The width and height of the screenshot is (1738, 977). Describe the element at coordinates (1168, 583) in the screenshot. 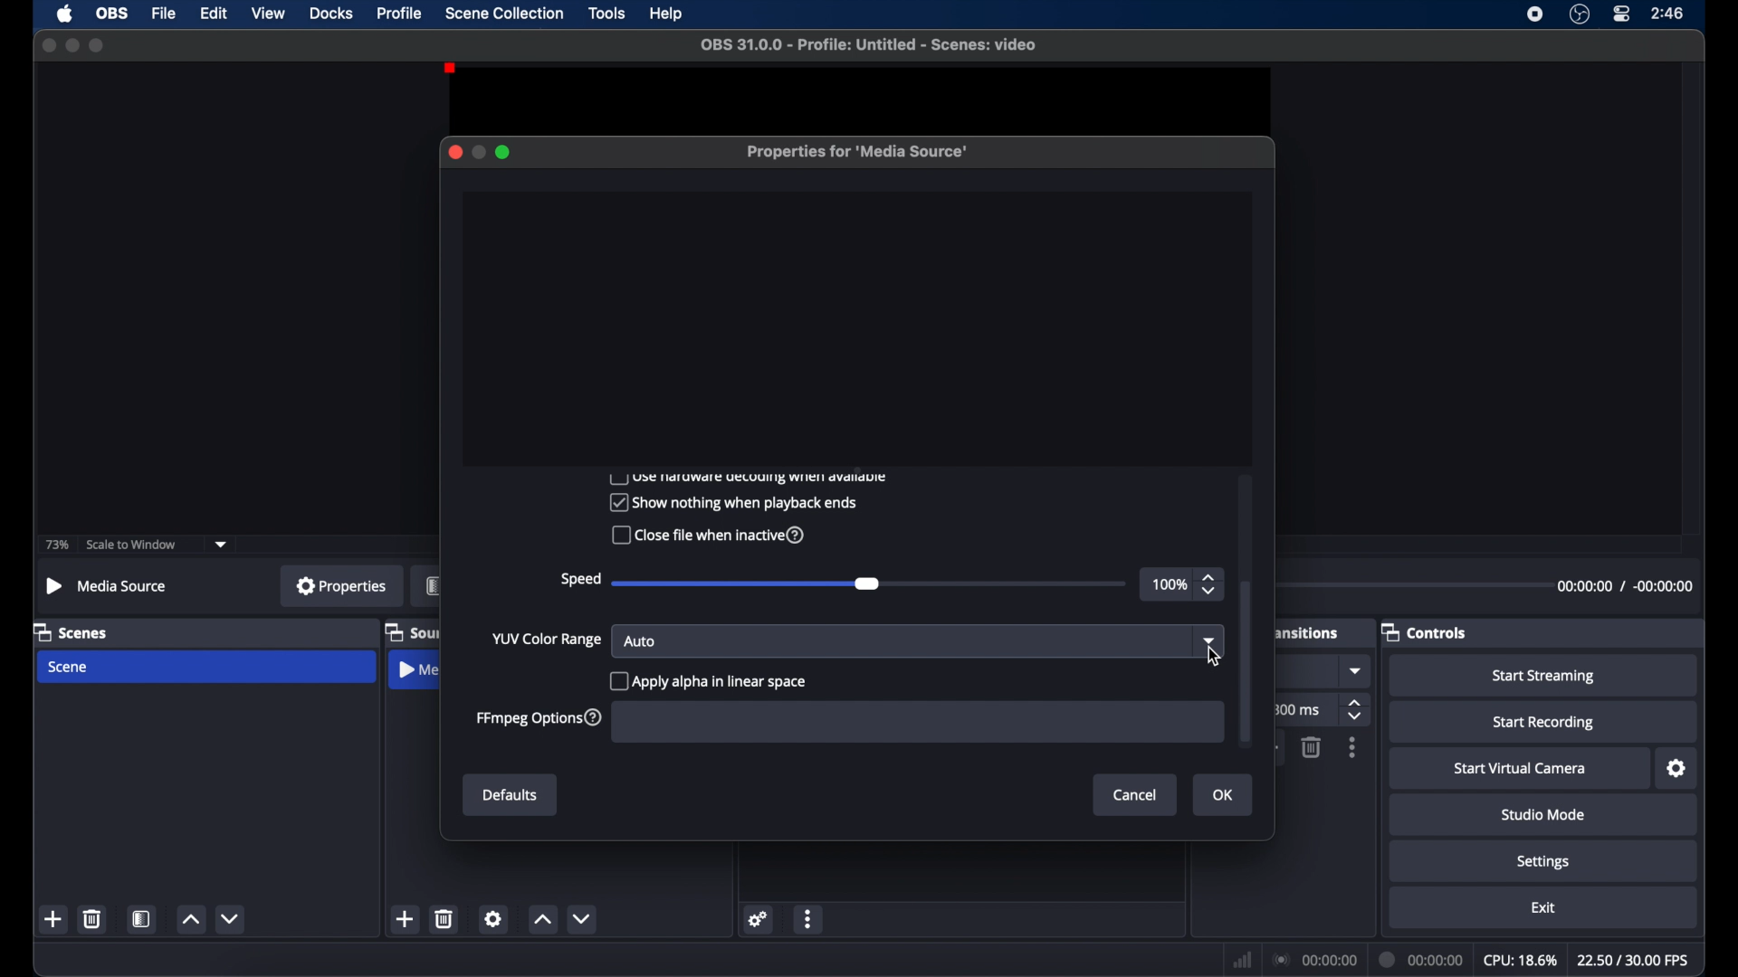

I see `100%` at that location.